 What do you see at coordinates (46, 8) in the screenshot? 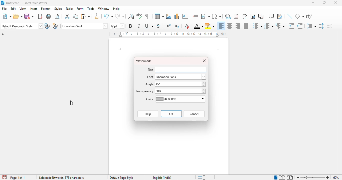
I see `format` at bounding box center [46, 8].